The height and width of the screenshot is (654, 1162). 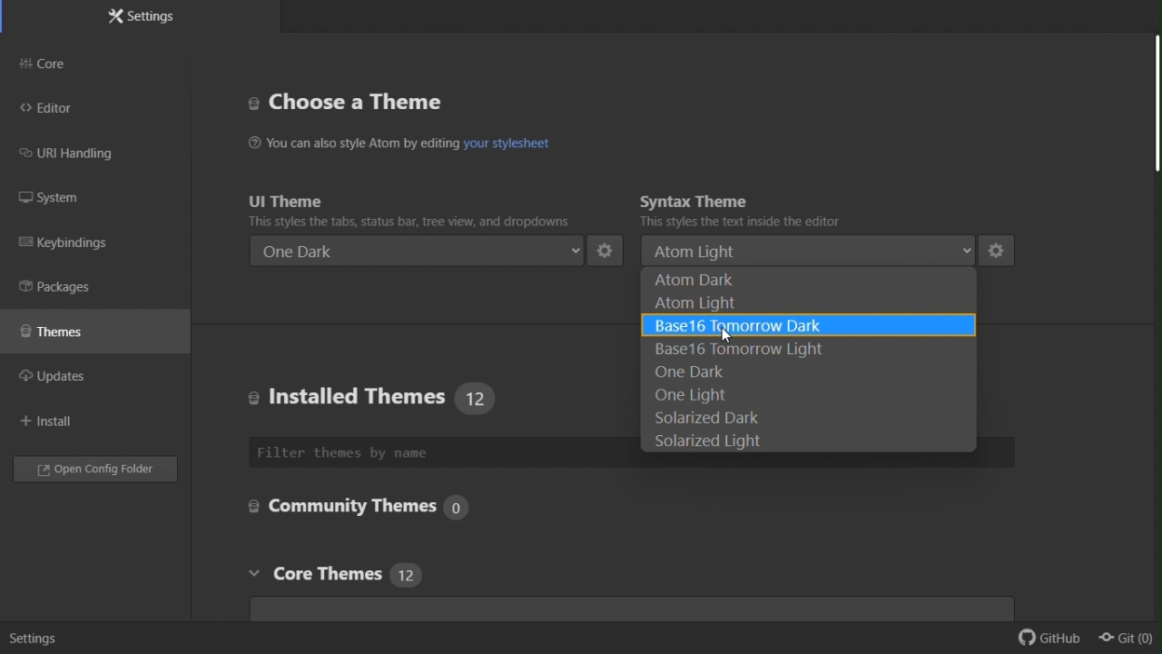 I want to click on System, so click(x=68, y=202).